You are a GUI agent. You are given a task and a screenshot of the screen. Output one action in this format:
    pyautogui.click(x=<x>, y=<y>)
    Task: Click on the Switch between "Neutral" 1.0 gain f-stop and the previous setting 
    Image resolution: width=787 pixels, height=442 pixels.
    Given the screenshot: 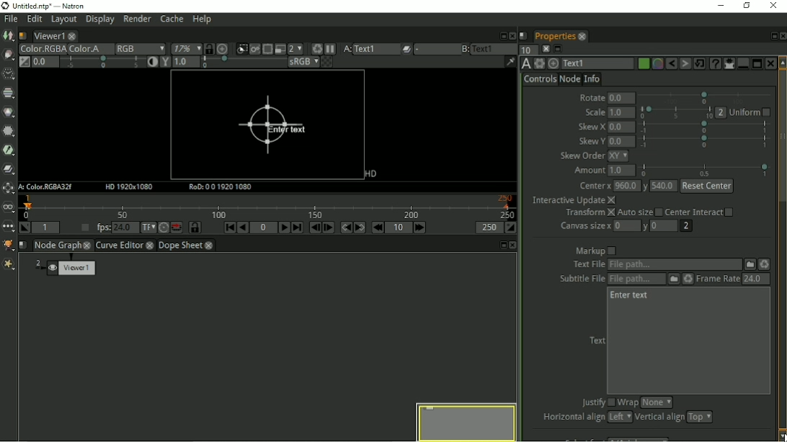 What is the action you would take?
    pyautogui.click(x=24, y=62)
    